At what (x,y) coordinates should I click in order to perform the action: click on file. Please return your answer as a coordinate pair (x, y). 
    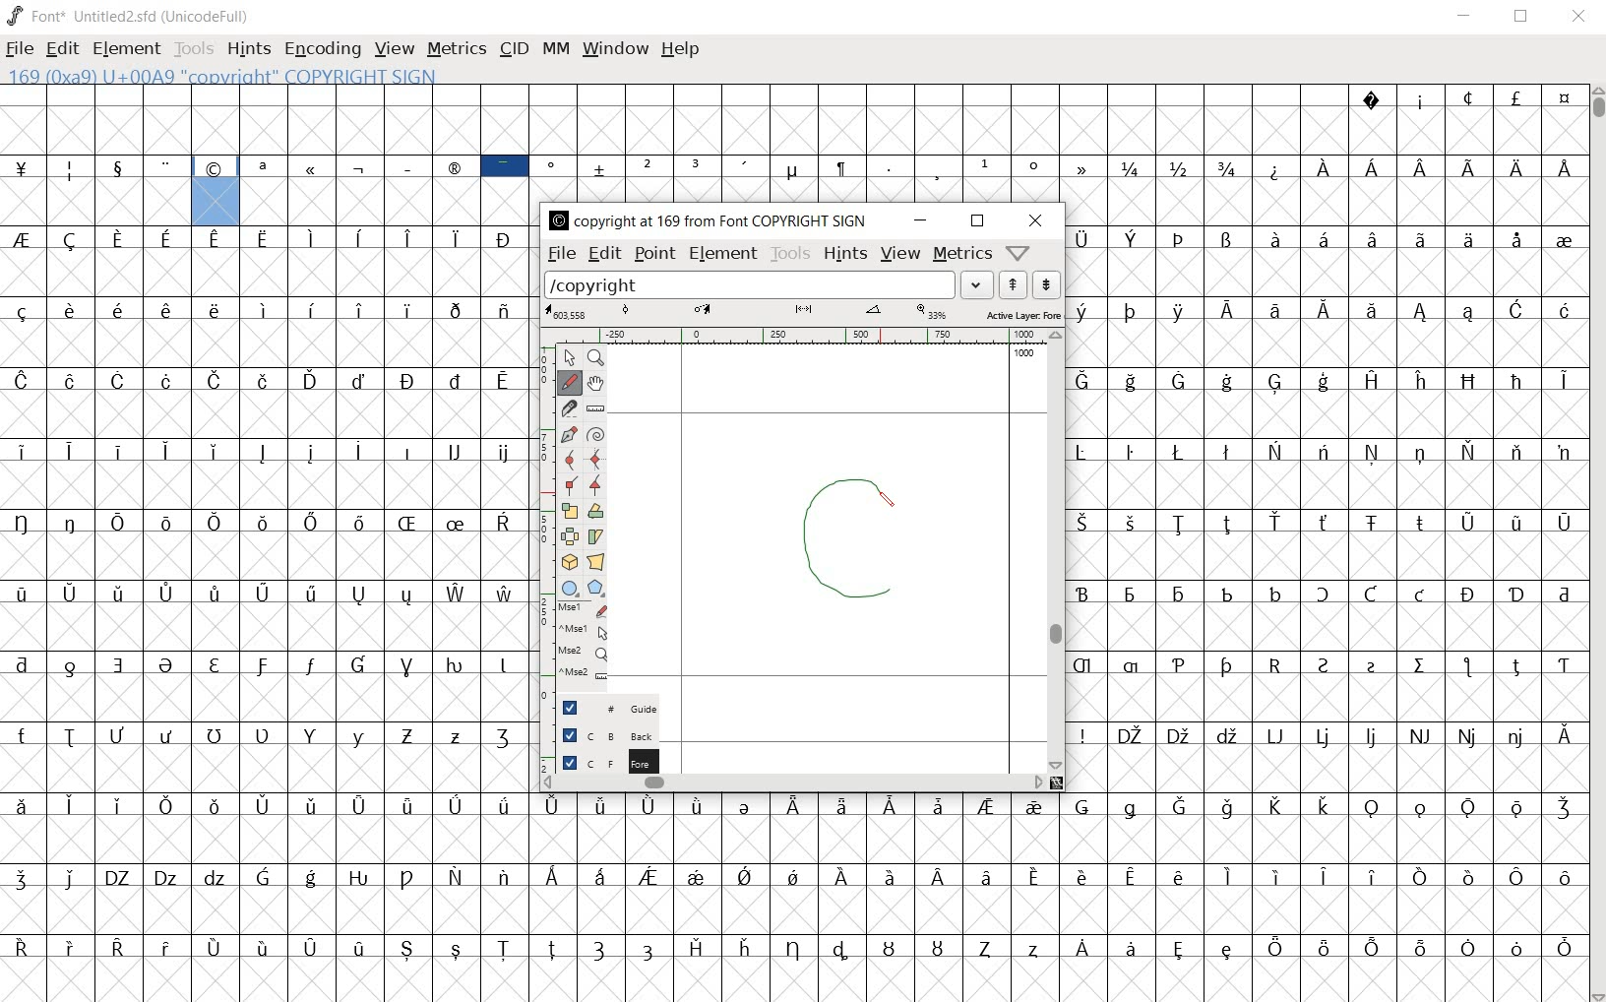
    Looking at the image, I should click on (20, 51).